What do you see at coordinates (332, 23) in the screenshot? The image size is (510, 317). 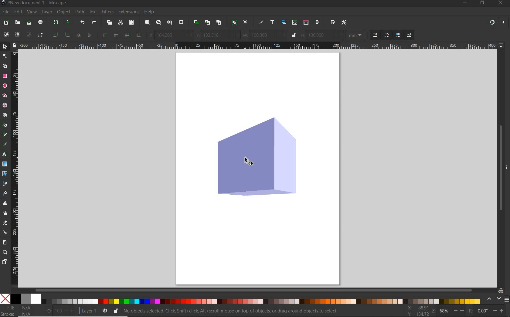 I see `OPEN DOCUMENT PROPERTIES` at bounding box center [332, 23].